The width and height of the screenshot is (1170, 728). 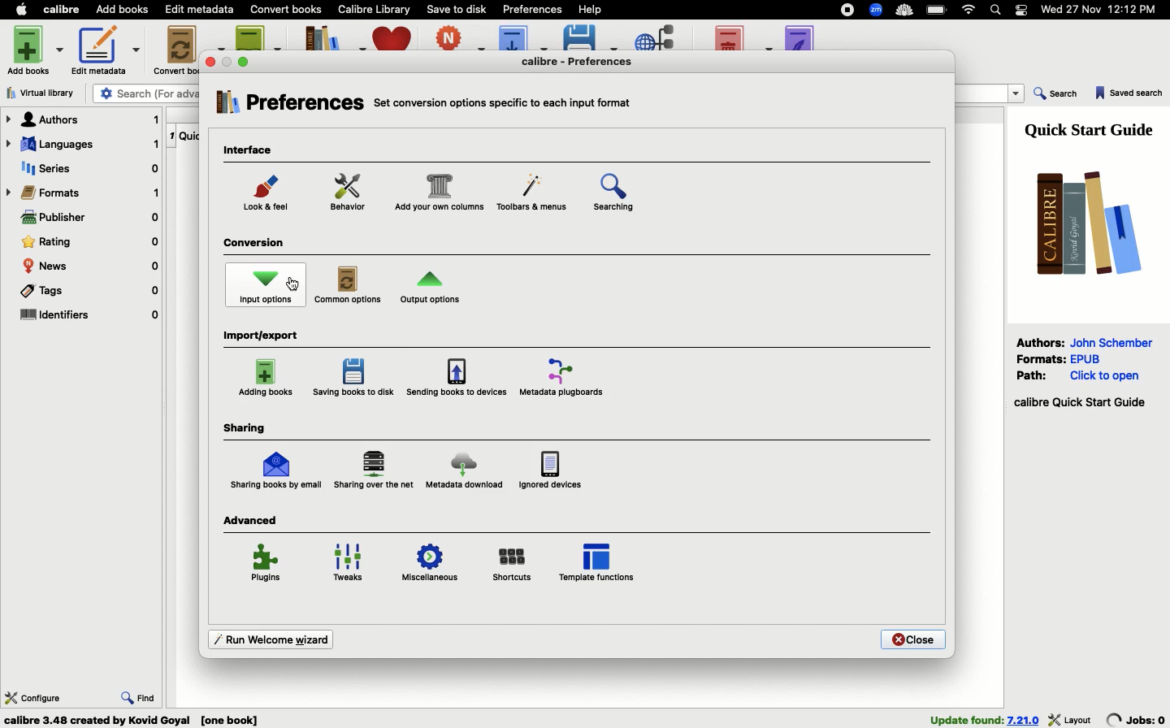 What do you see at coordinates (1085, 358) in the screenshot?
I see `epub` at bounding box center [1085, 358].